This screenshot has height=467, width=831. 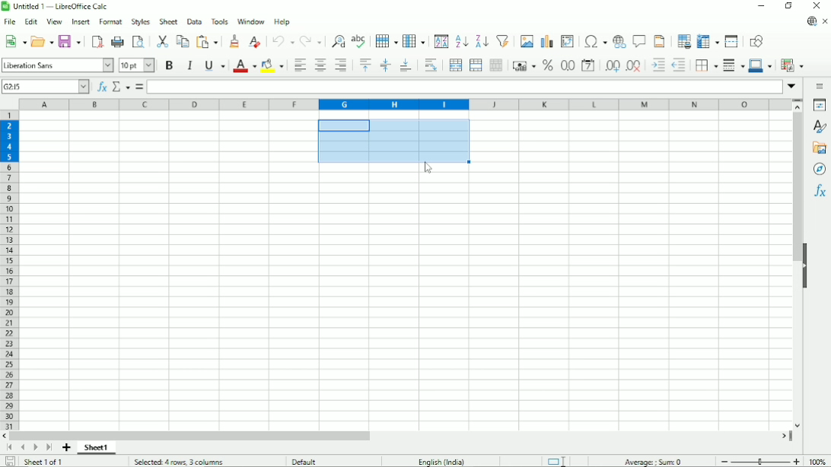 What do you see at coordinates (161, 40) in the screenshot?
I see `Cut` at bounding box center [161, 40].